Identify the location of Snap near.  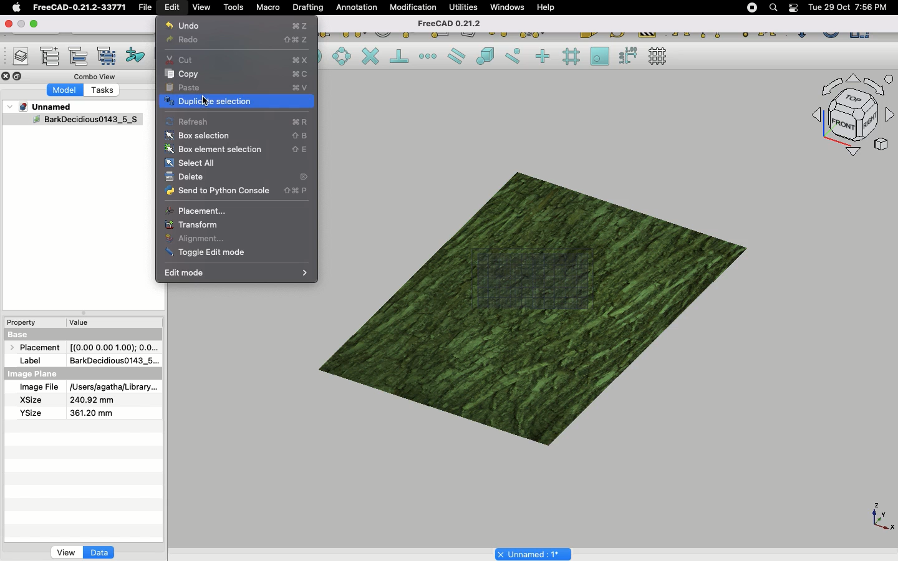
(516, 56).